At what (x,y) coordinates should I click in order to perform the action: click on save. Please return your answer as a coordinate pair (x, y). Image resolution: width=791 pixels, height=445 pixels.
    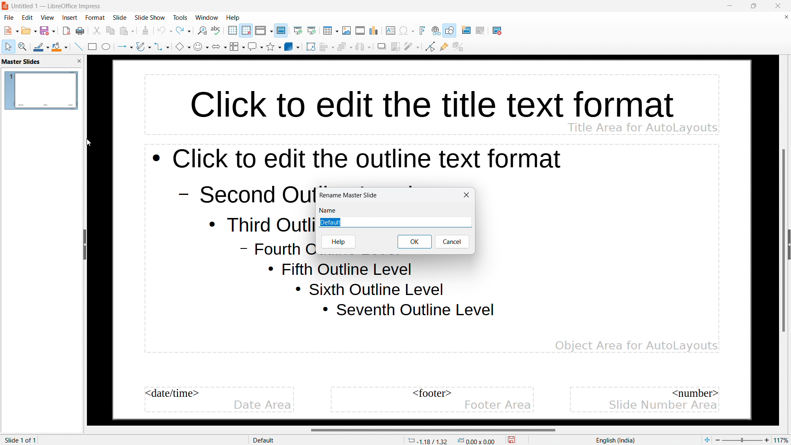
    Looking at the image, I should click on (81, 31).